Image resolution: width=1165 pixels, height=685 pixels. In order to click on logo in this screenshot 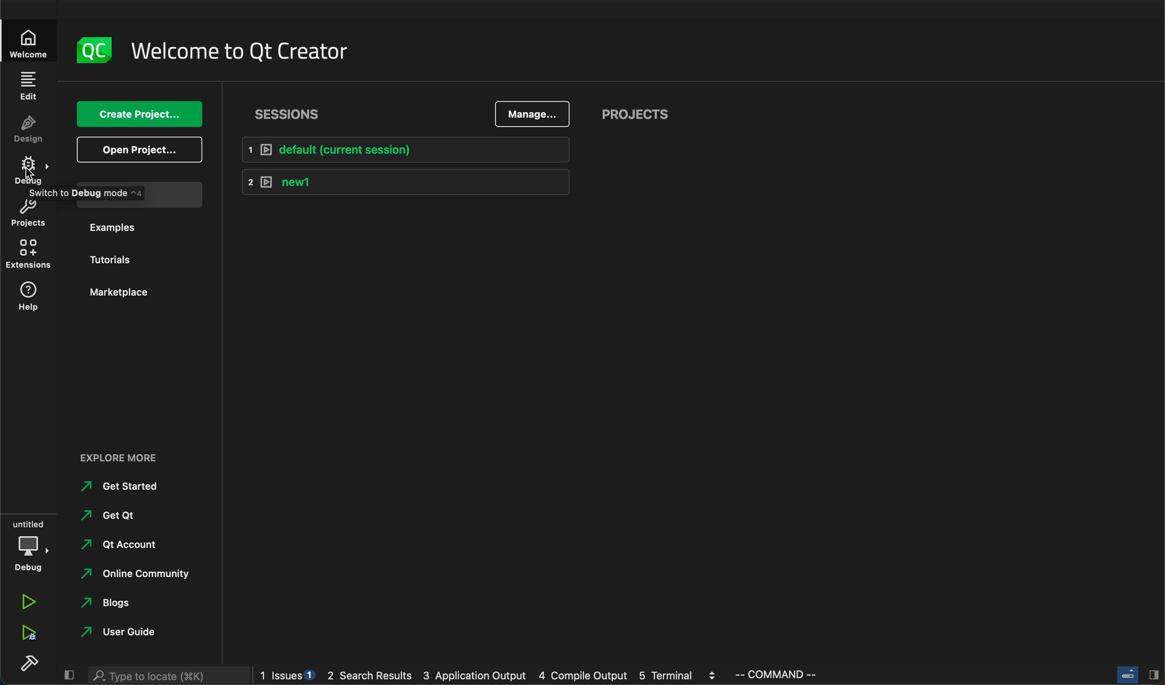, I will do `click(94, 49)`.